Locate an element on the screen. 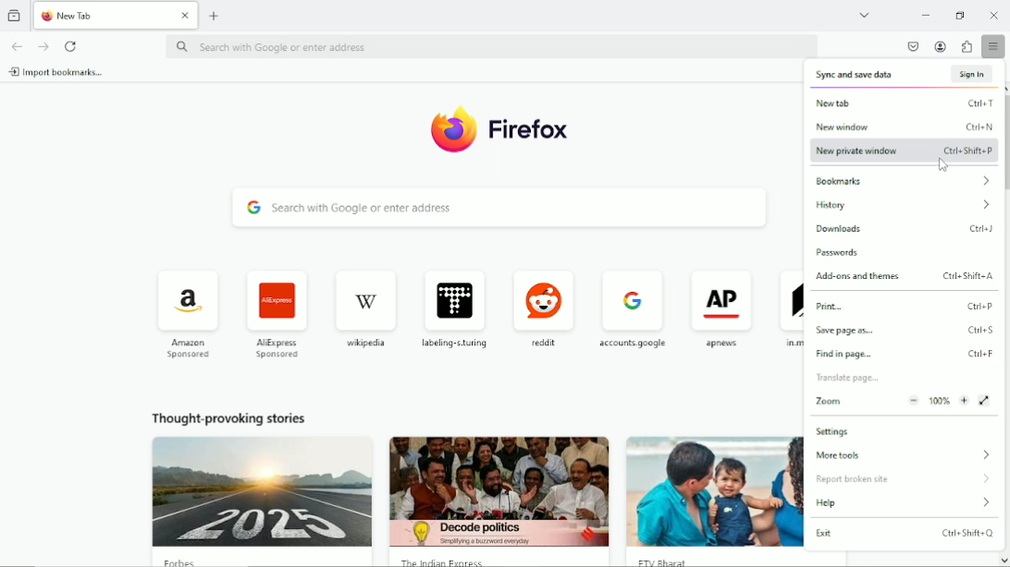 This screenshot has width=1010, height=567. Image is located at coordinates (503, 499).